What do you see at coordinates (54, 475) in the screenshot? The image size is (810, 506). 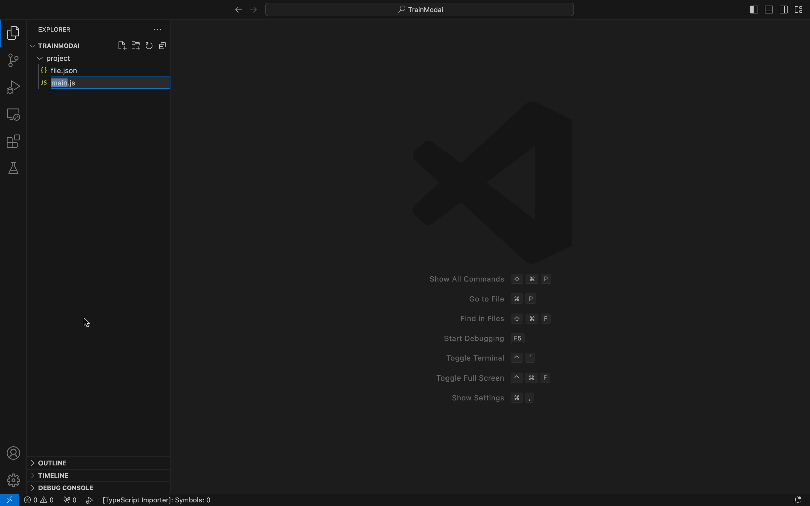 I see `timeline` at bounding box center [54, 475].